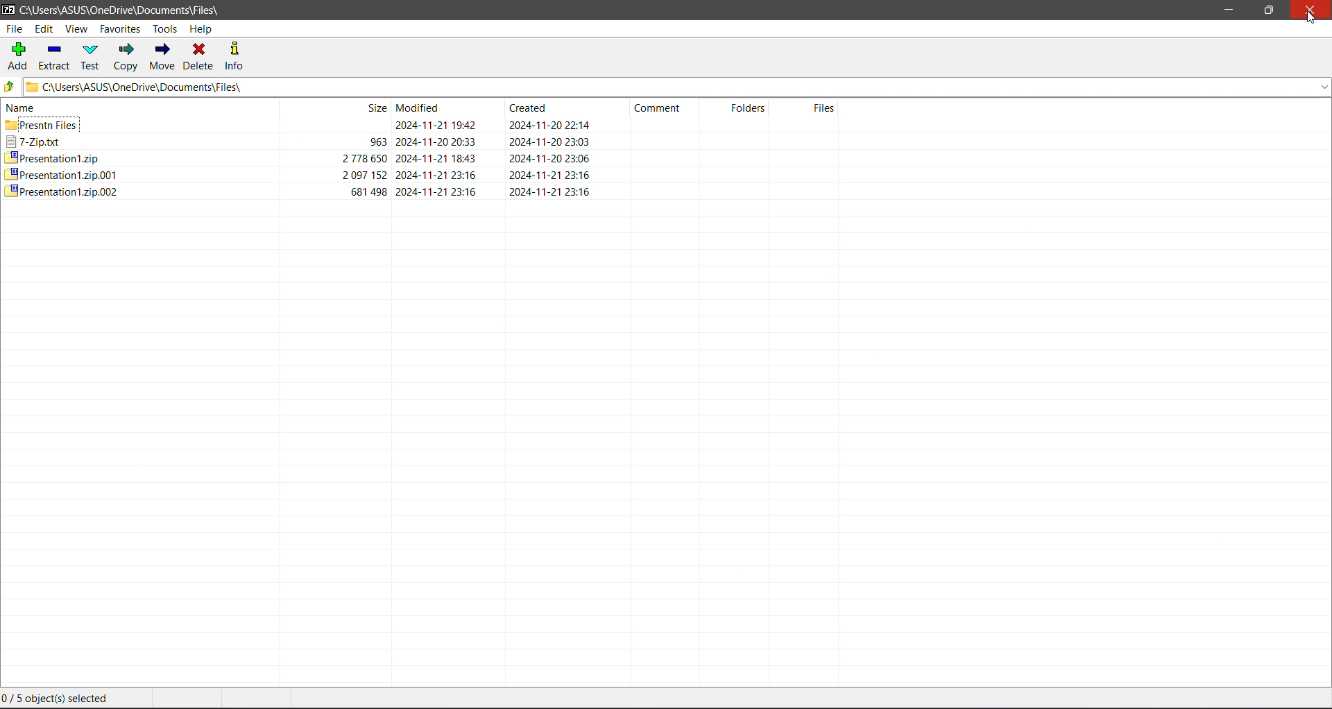 The height and width of the screenshot is (709, 1332). What do you see at coordinates (120, 29) in the screenshot?
I see `Favorites` at bounding box center [120, 29].